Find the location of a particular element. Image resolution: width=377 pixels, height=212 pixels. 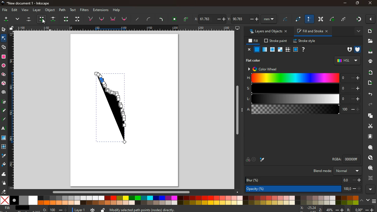

s is located at coordinates (302, 88).